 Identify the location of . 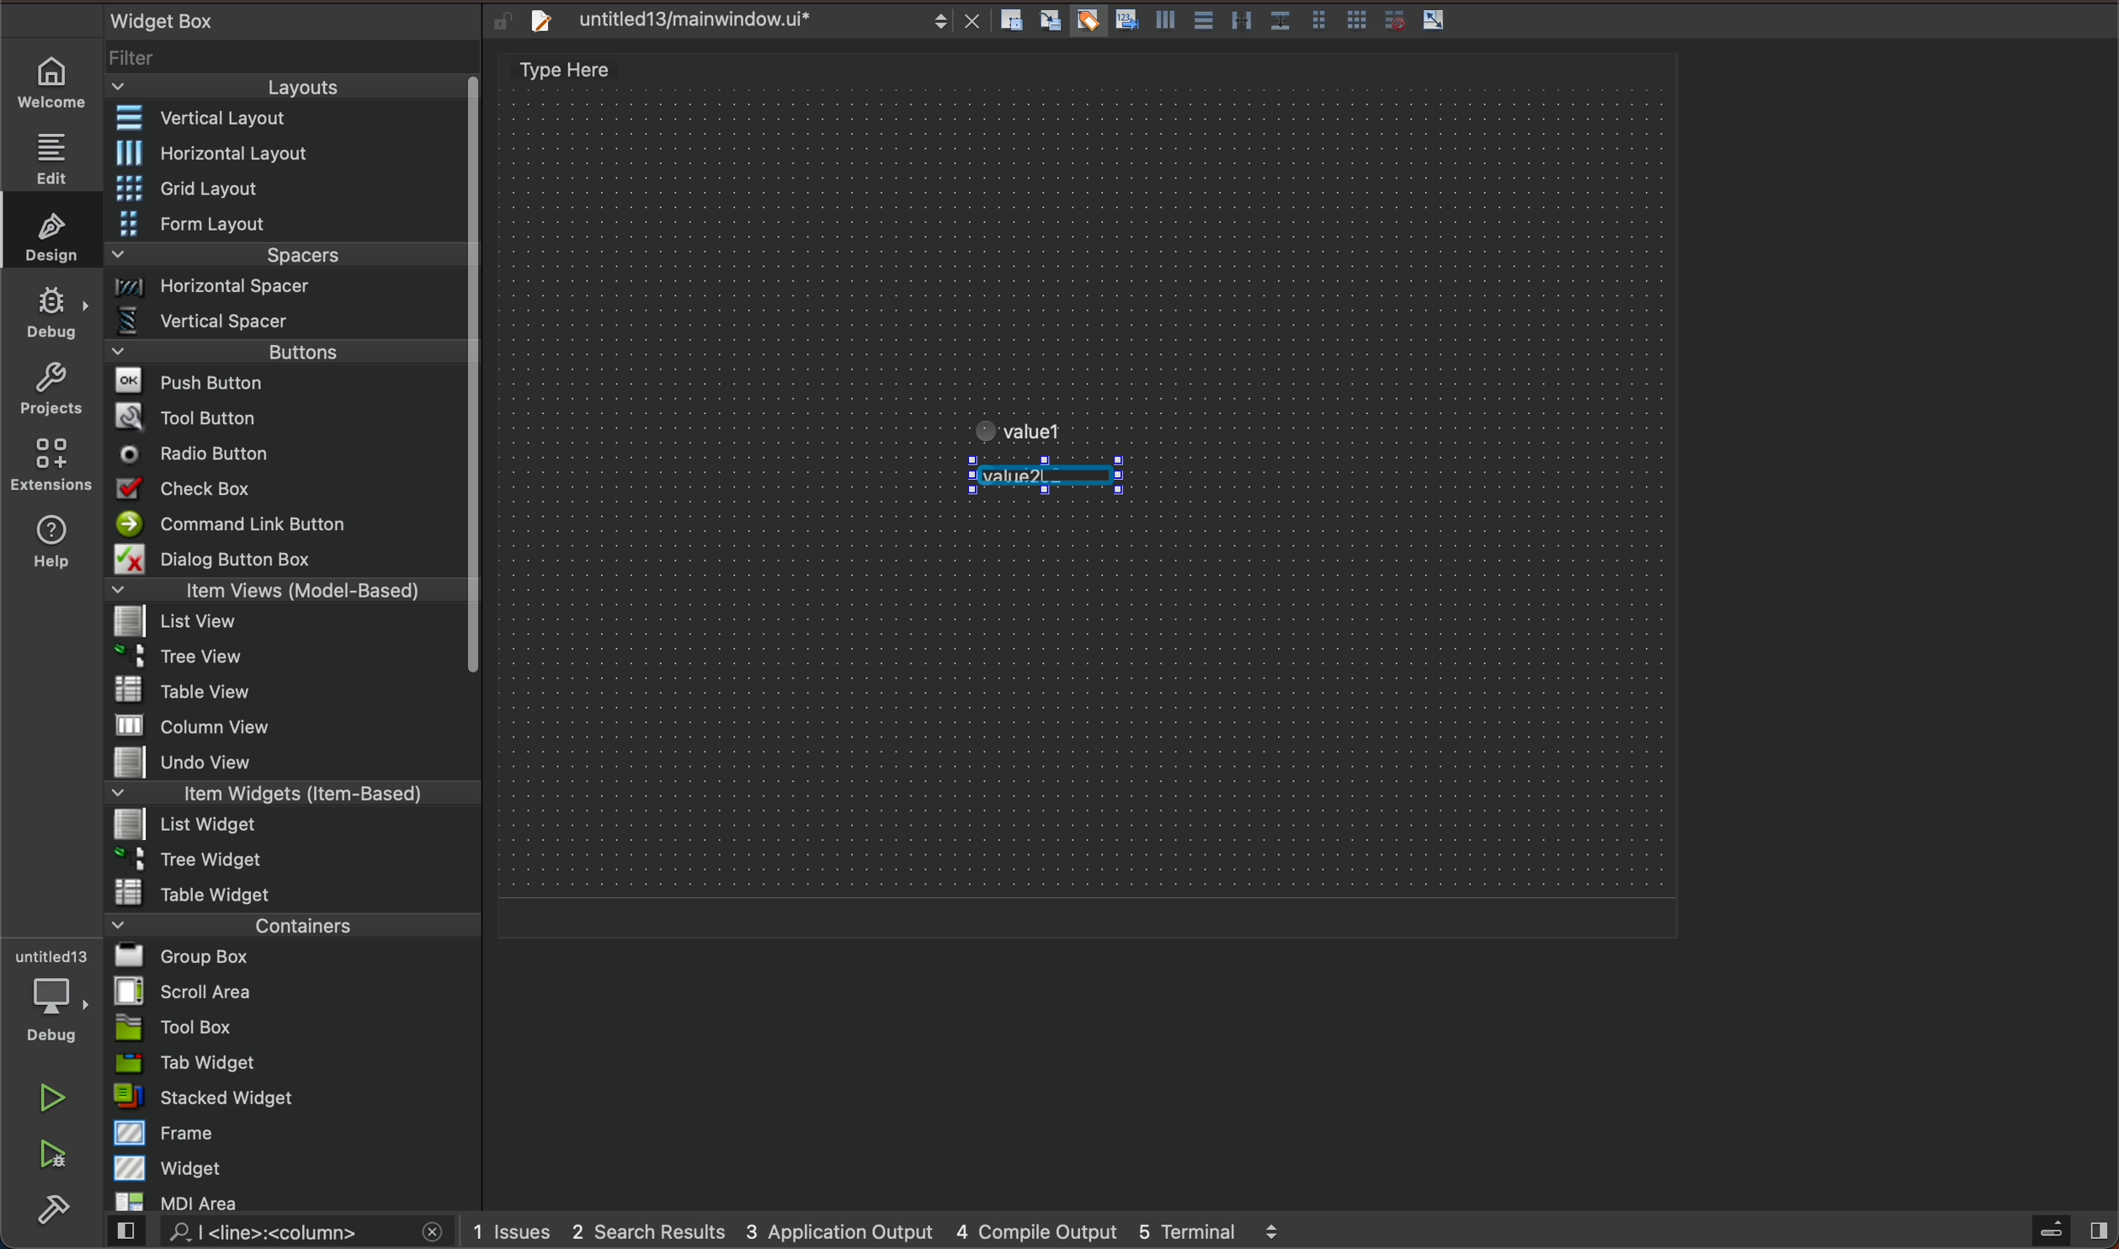
(1241, 22).